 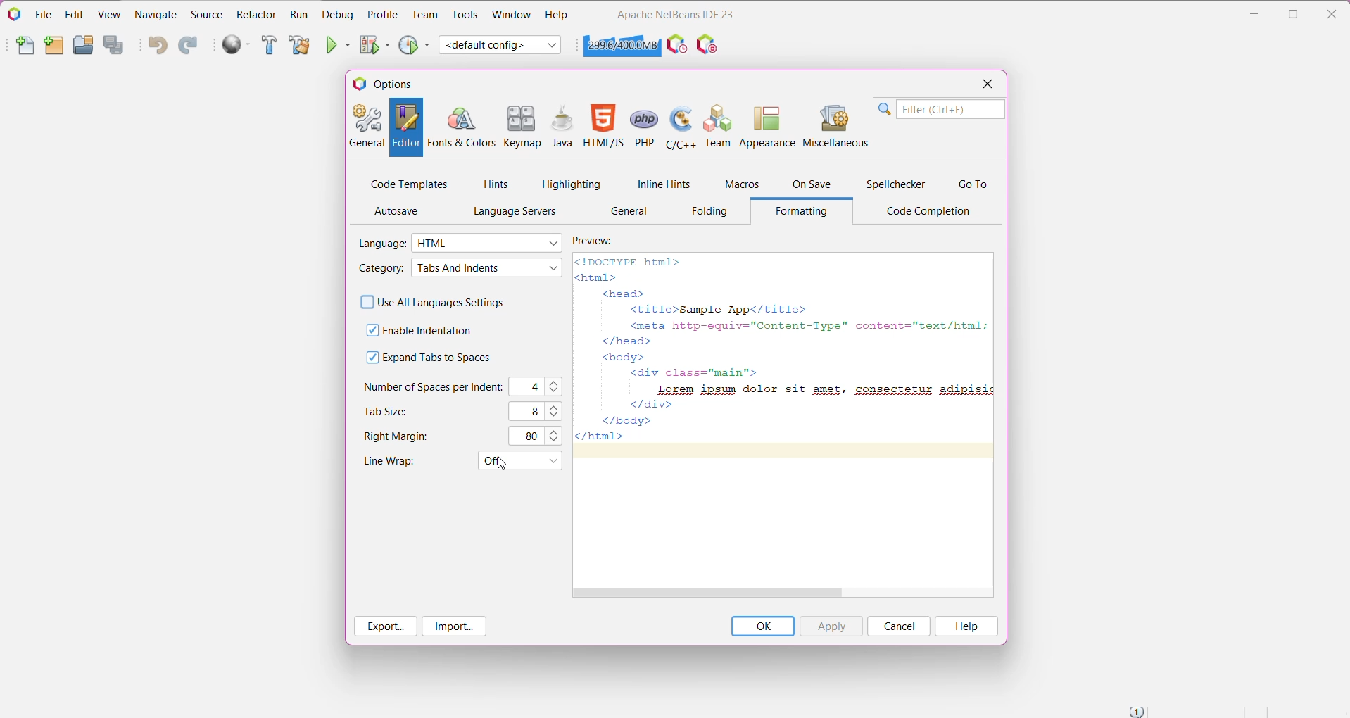 I want to click on <html>, so click(x=600, y=277).